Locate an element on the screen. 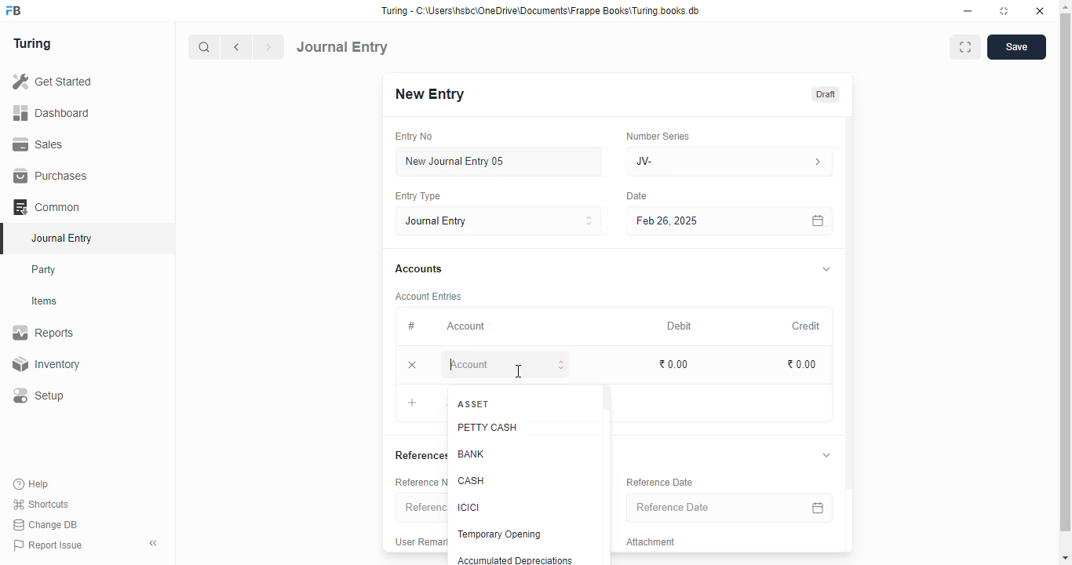  draft is located at coordinates (824, 94).